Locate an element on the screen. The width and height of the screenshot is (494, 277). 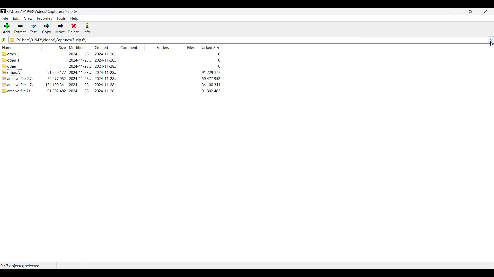
Extract is located at coordinates (20, 29).